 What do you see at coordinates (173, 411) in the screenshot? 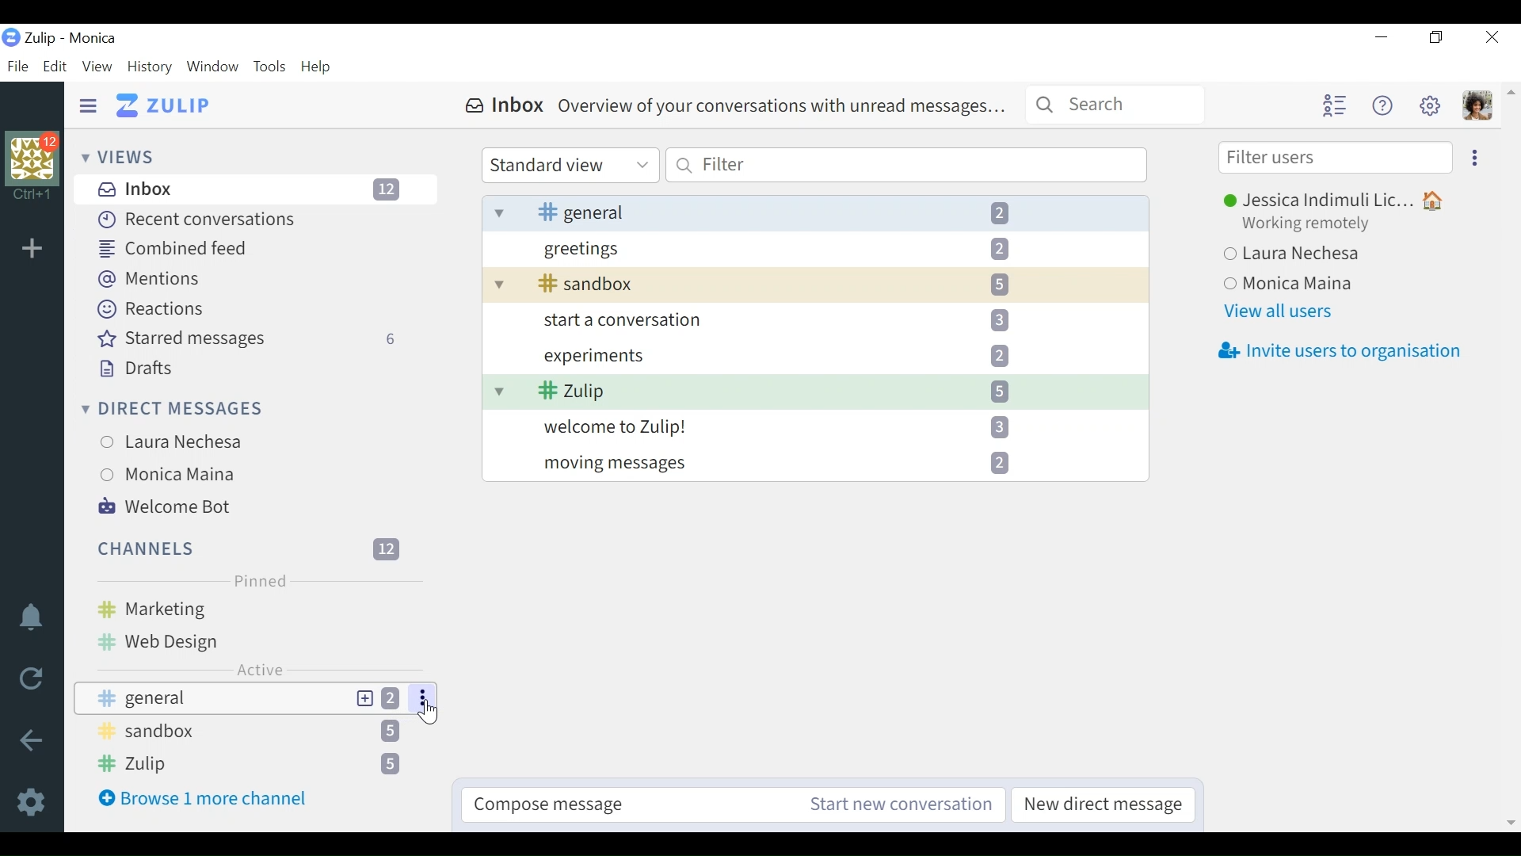
I see `Direct Messages` at bounding box center [173, 411].